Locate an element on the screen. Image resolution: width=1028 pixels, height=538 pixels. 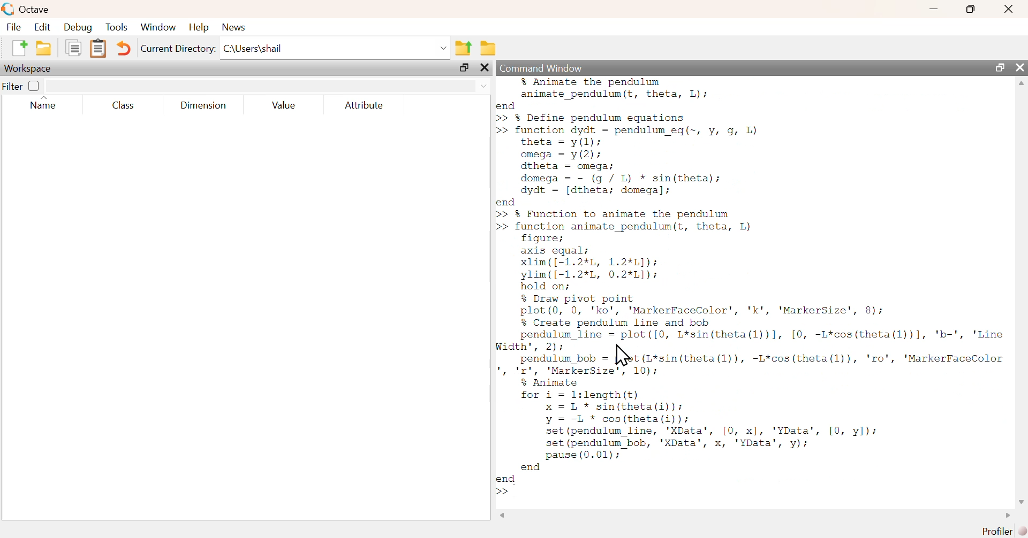
Undo is located at coordinates (125, 50).